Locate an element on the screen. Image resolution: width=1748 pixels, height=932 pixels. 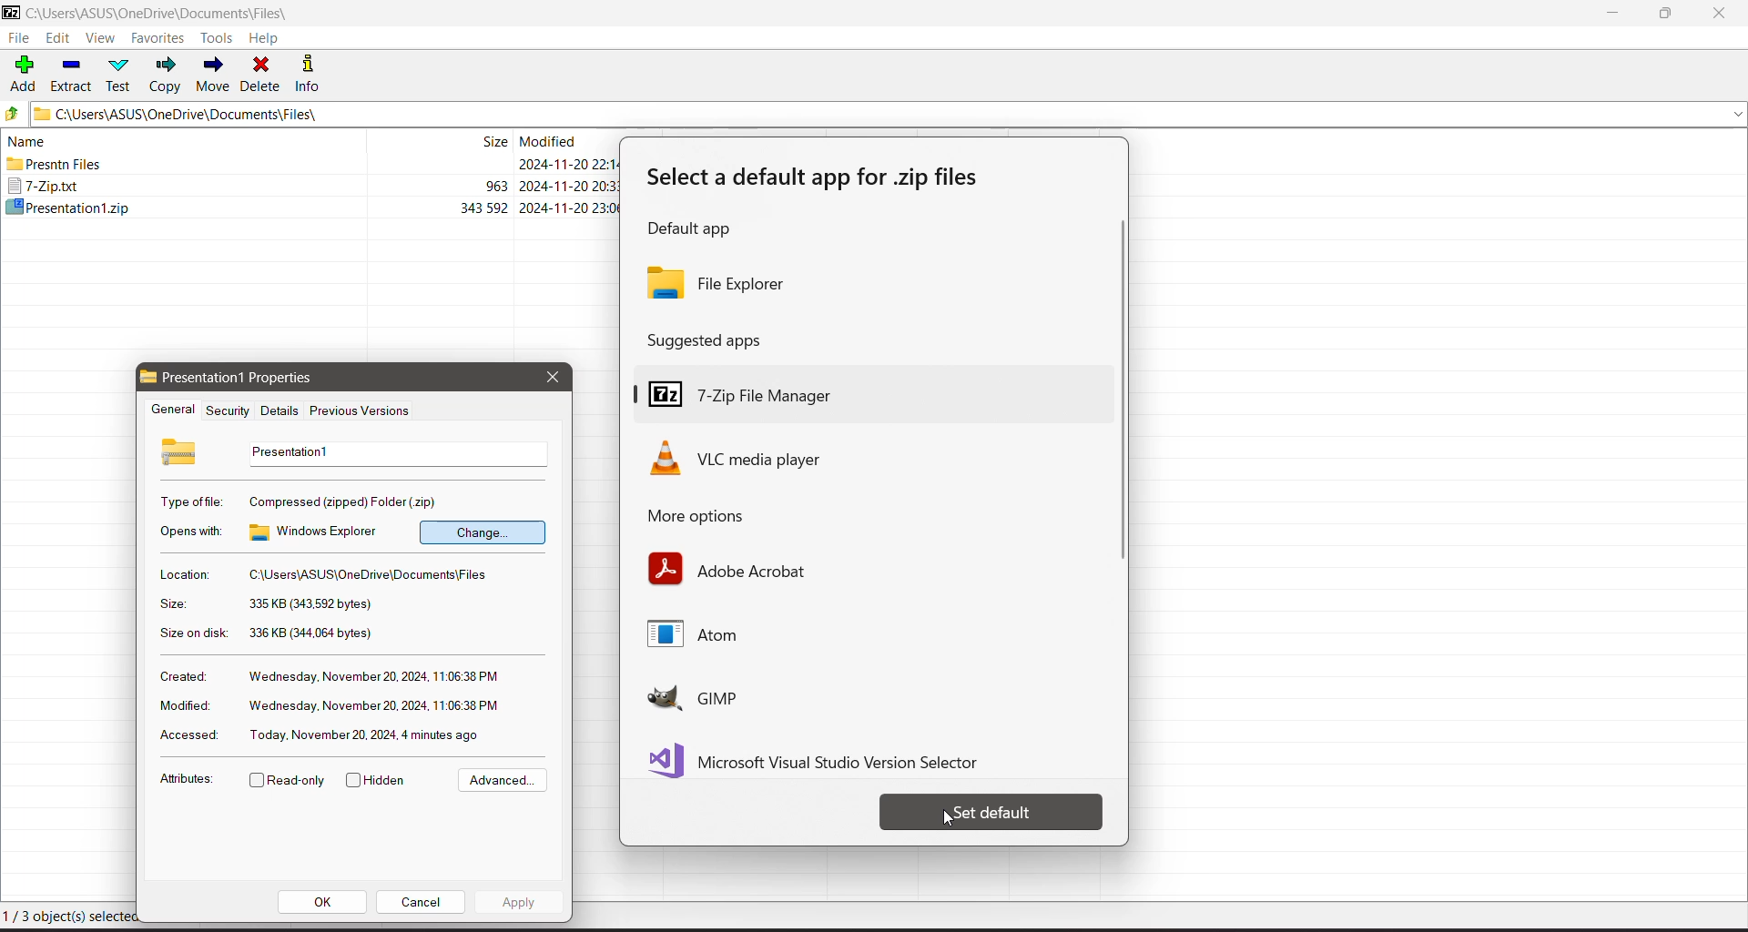
Opens with is located at coordinates (193, 532).